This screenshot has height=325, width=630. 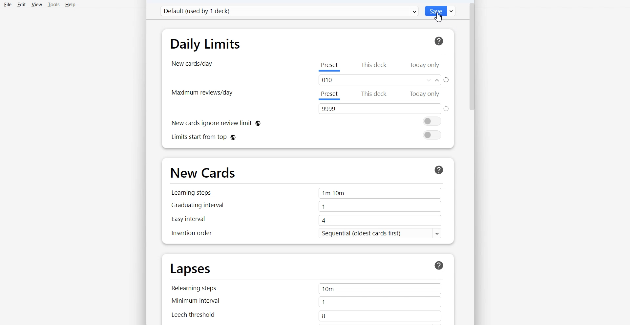 What do you see at coordinates (70, 5) in the screenshot?
I see `Help` at bounding box center [70, 5].